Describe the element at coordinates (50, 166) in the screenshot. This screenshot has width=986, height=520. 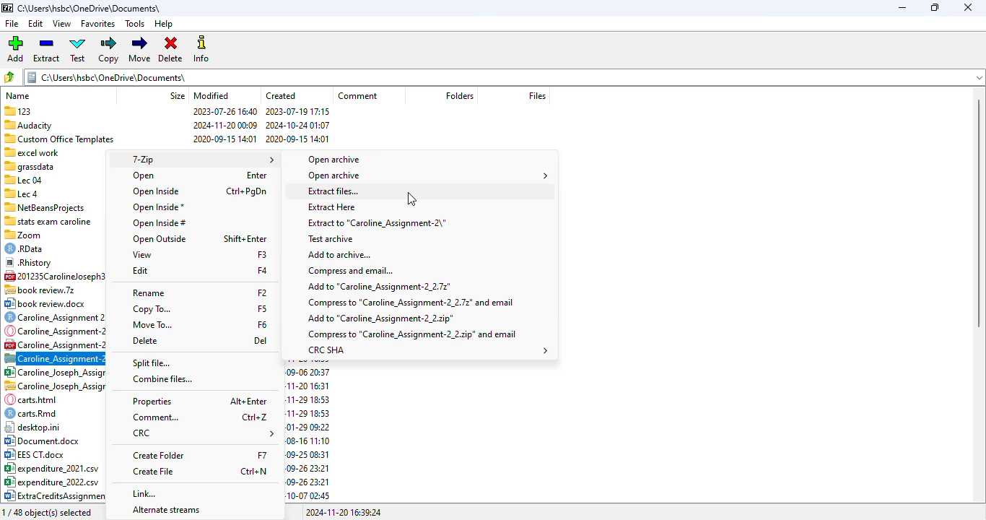
I see `= grassdata 2024-10-25 15:50 2024-10-25 15:48` at that location.